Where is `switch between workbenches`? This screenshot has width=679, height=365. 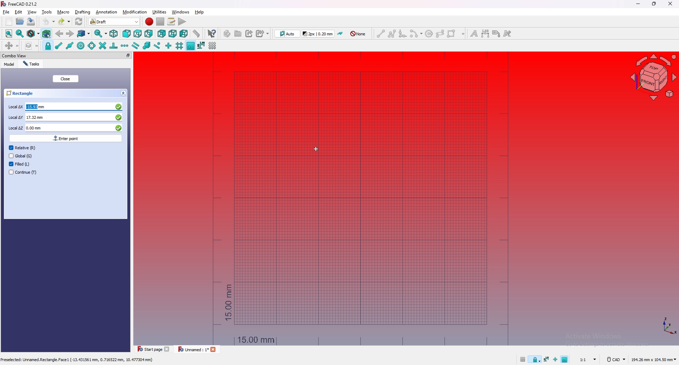
switch between workbenches is located at coordinates (125, 21).